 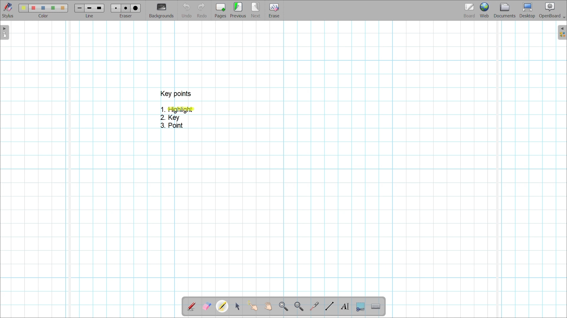 I want to click on line 2, so click(x=89, y=8).